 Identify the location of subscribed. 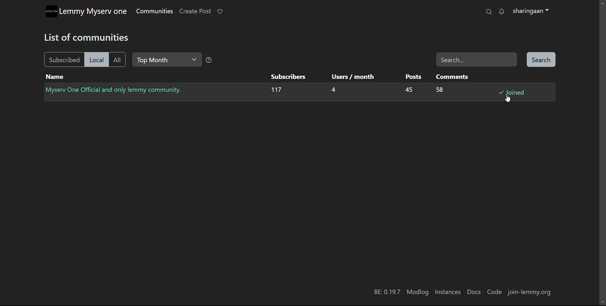
(63, 59).